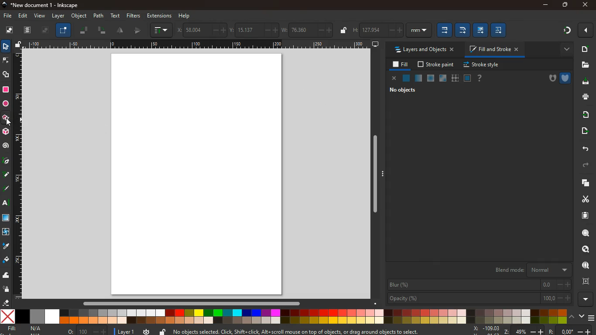 The width and height of the screenshot is (596, 335). Describe the element at coordinates (128, 332) in the screenshot. I see `layer 1` at that location.